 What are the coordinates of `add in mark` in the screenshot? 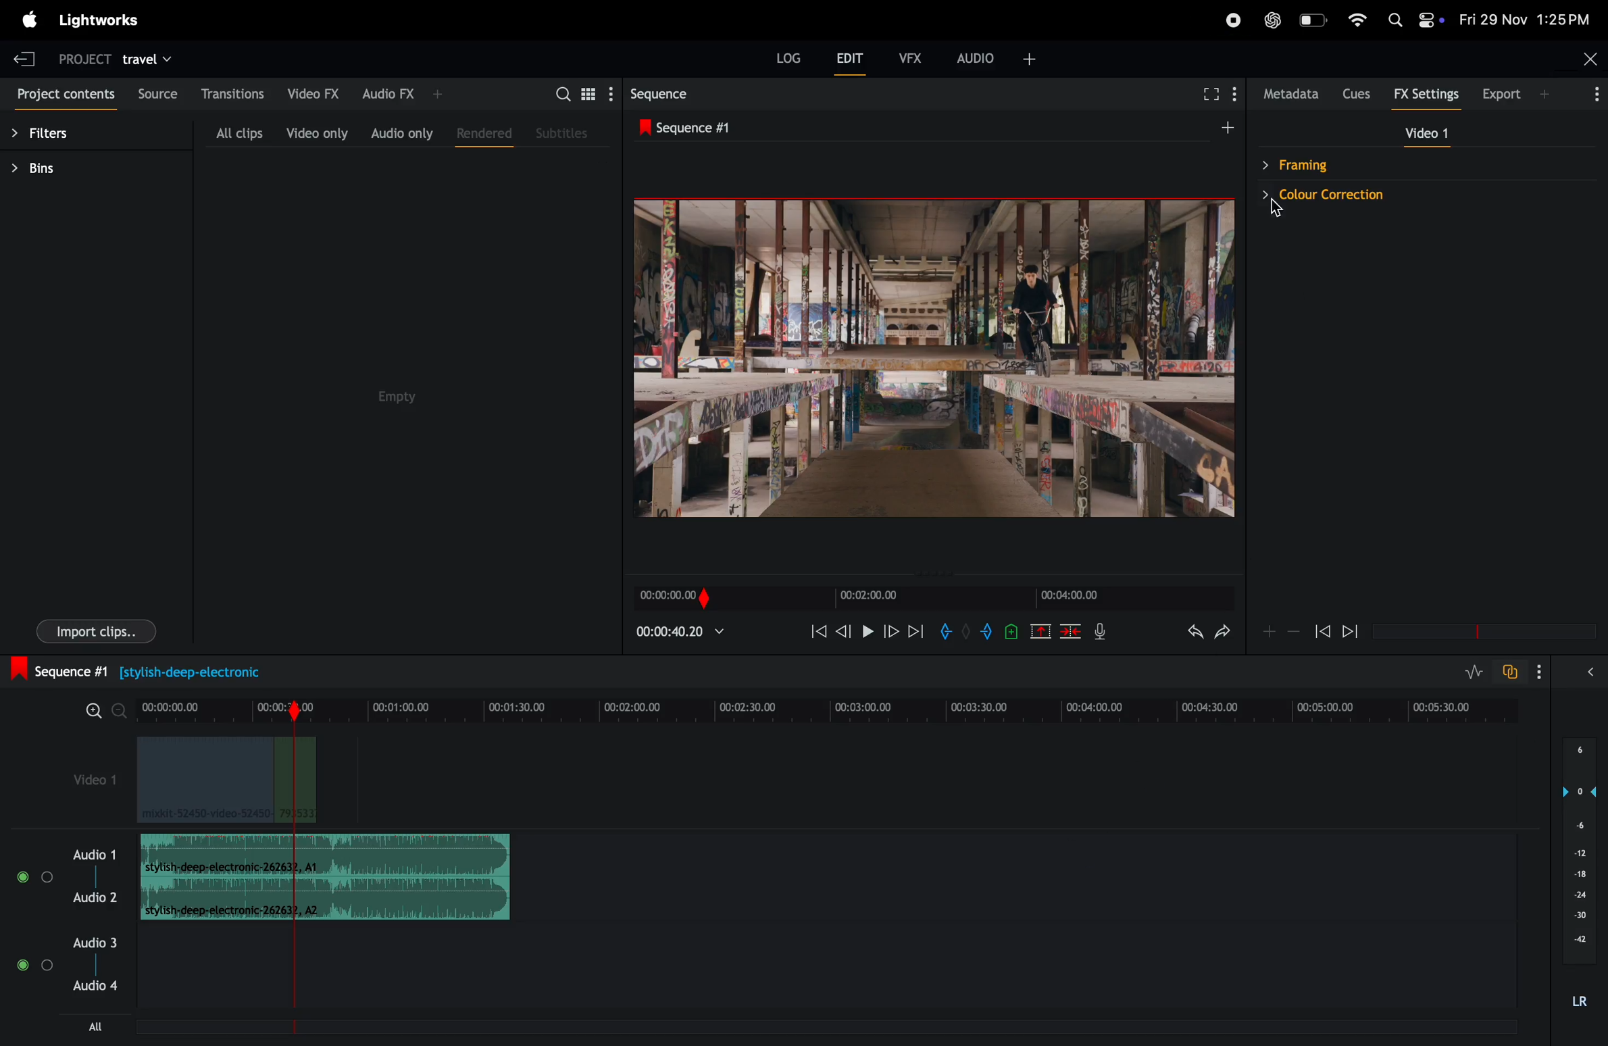 It's located at (945, 631).